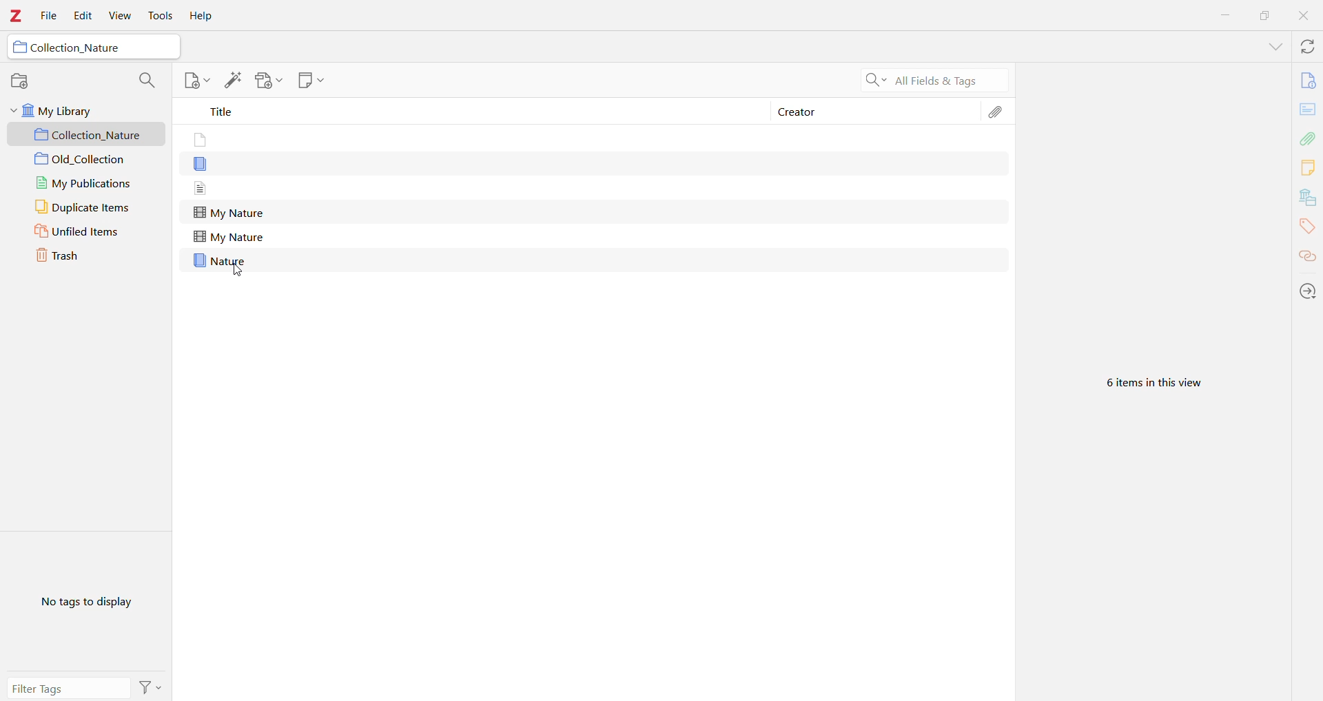 Image resolution: width=1323 pixels, height=701 pixels. Describe the element at coordinates (68, 688) in the screenshot. I see `Filter Tags` at that location.